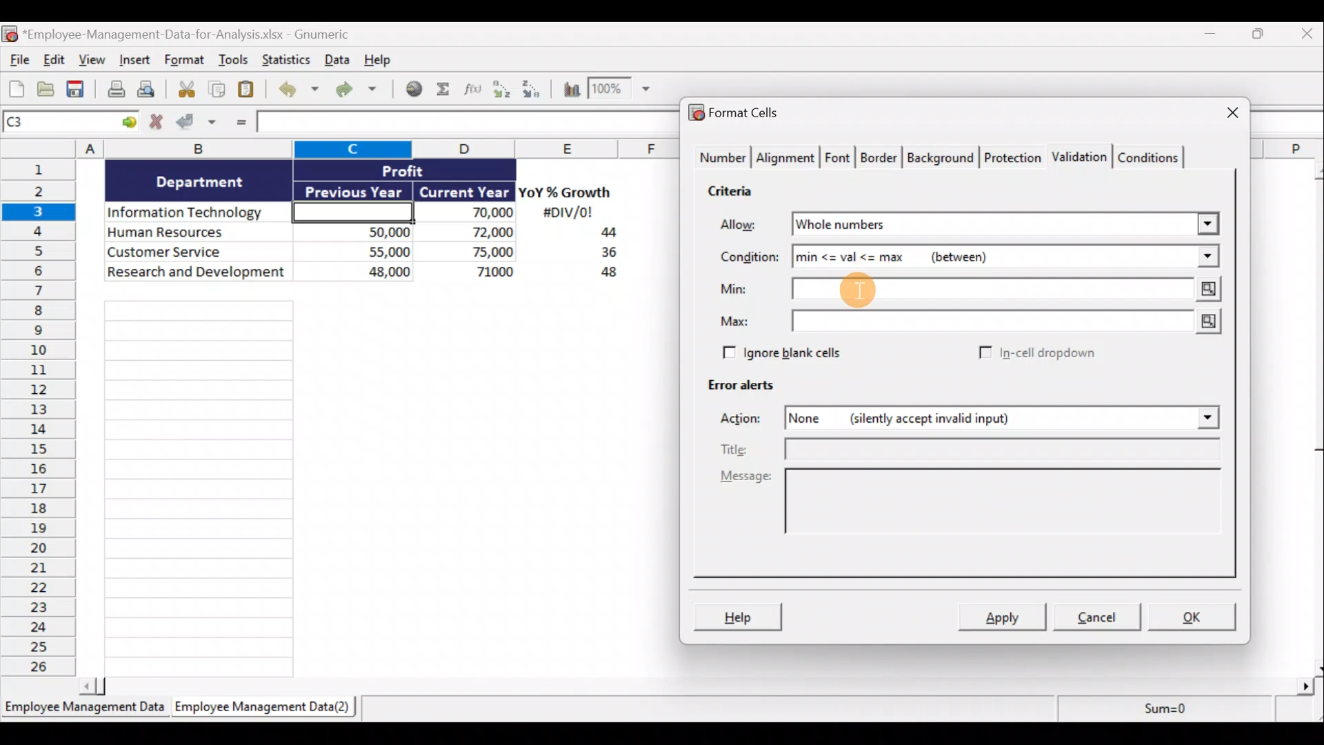  Describe the element at coordinates (382, 59) in the screenshot. I see `Help` at that location.